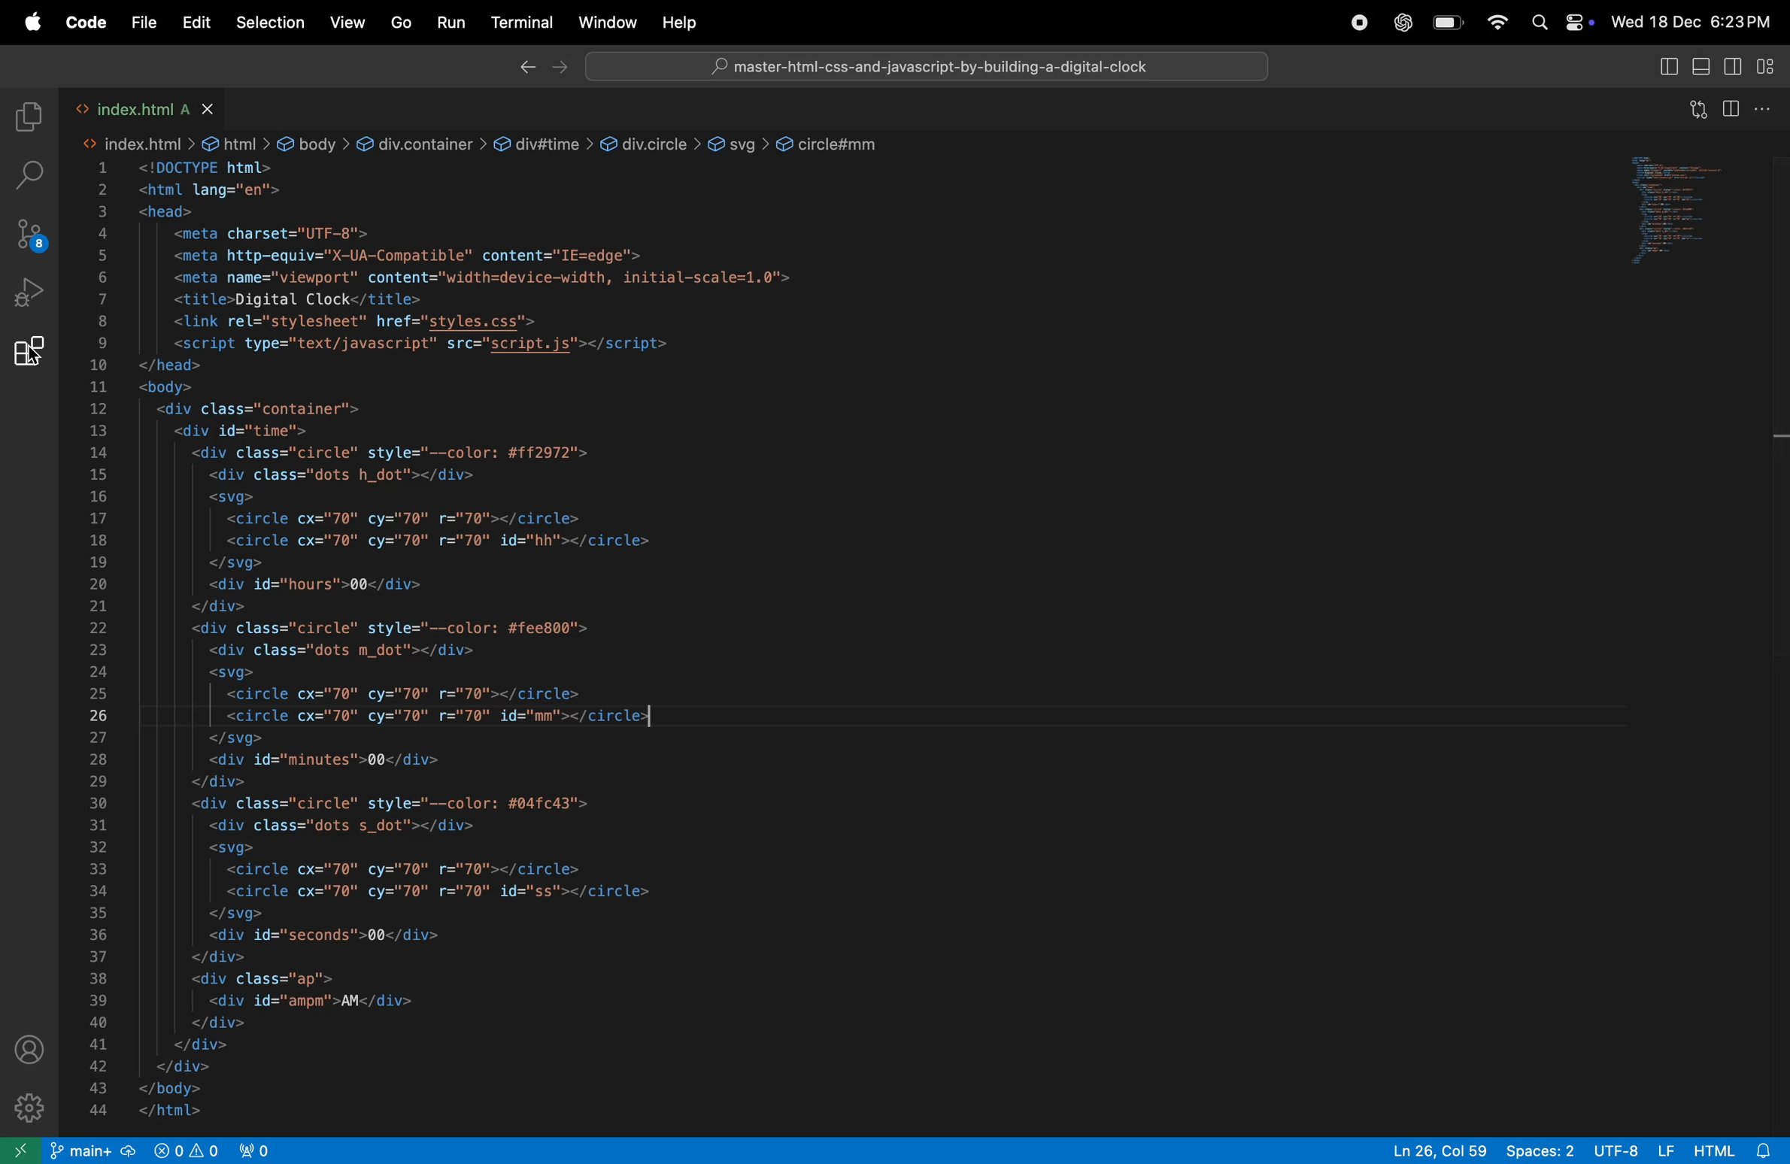  What do you see at coordinates (1703, 68) in the screenshot?
I see `toggle panel` at bounding box center [1703, 68].